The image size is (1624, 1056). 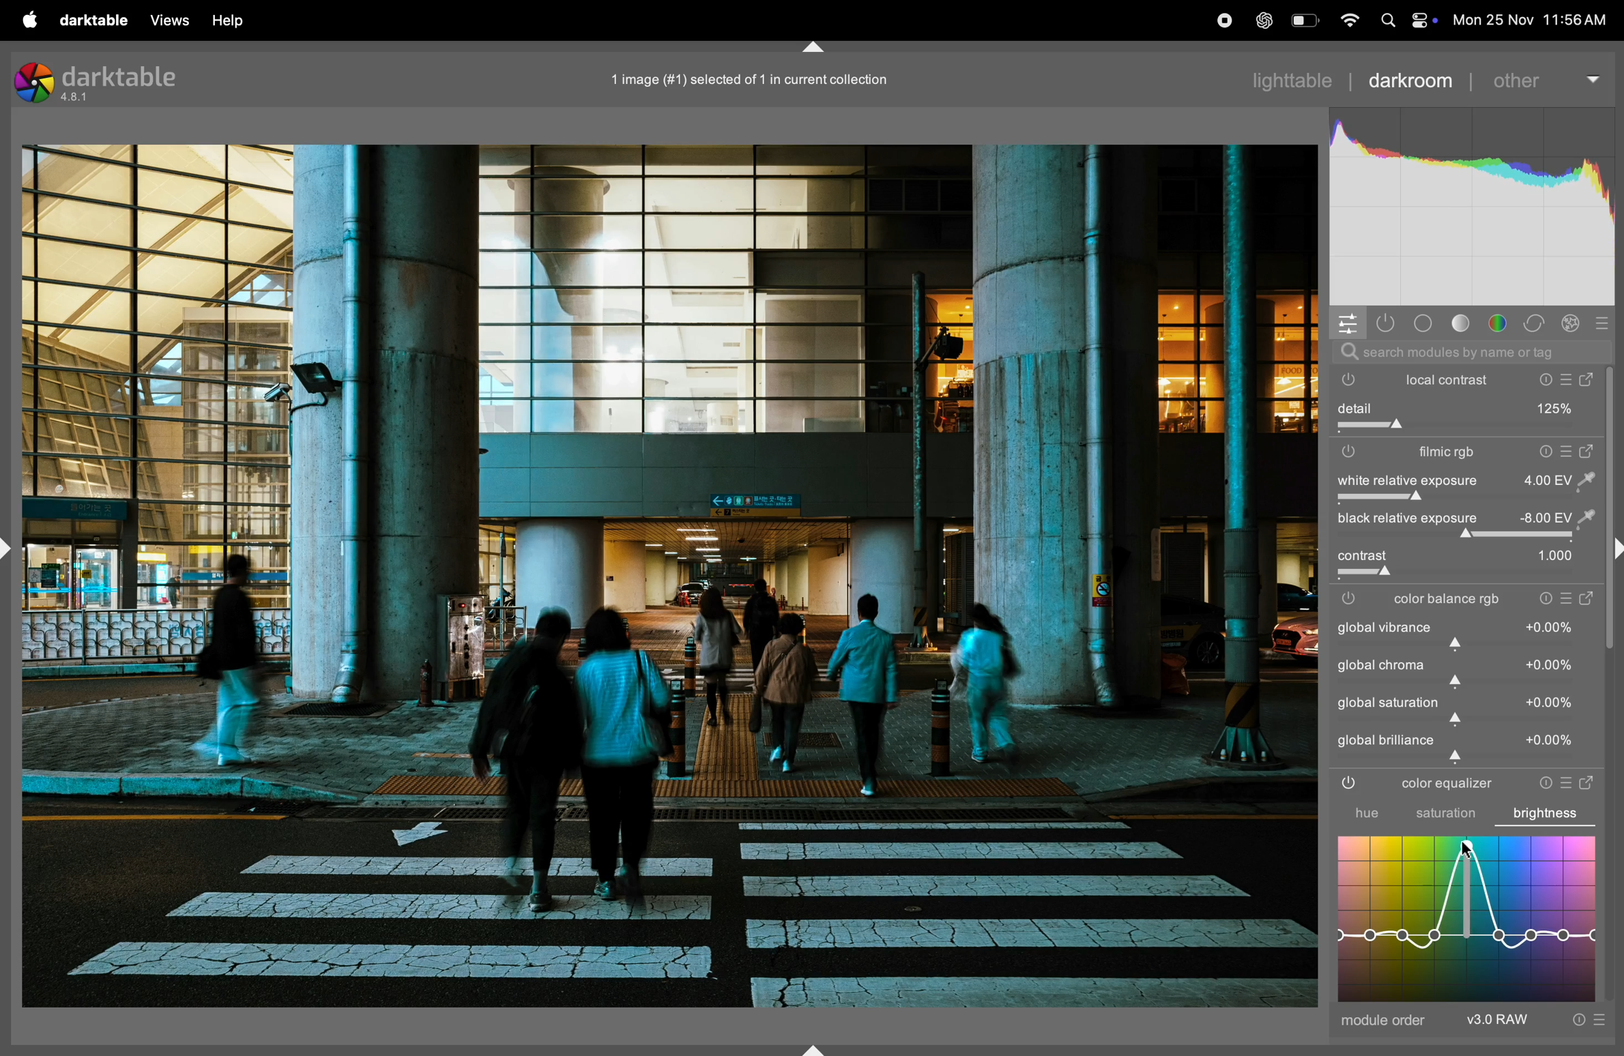 I want to click on logo, so click(x=34, y=84).